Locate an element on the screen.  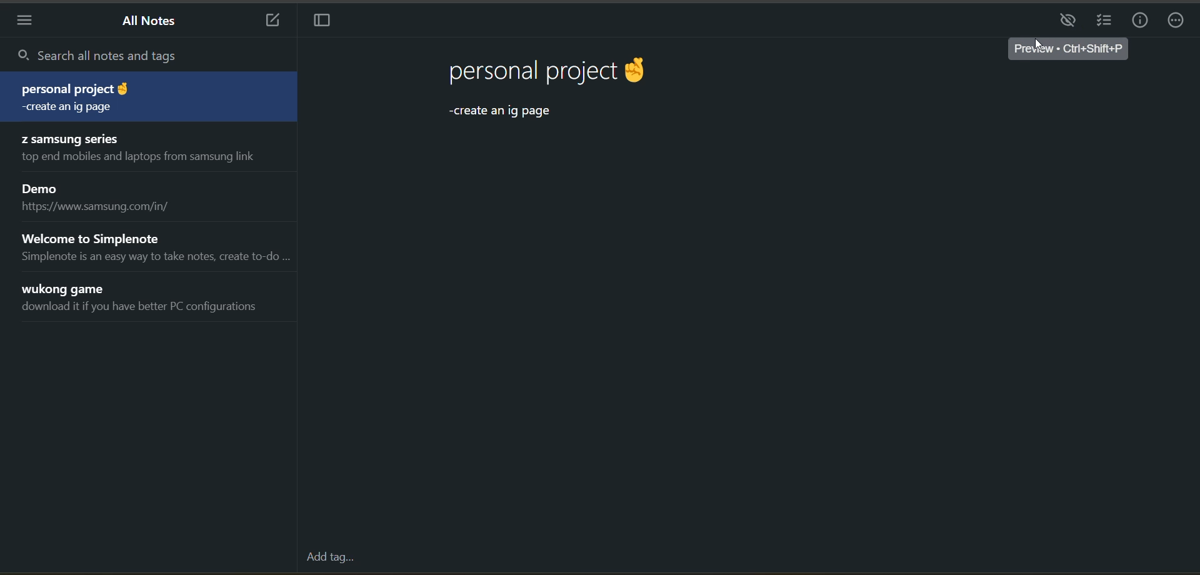
cursor is located at coordinates (1036, 45).